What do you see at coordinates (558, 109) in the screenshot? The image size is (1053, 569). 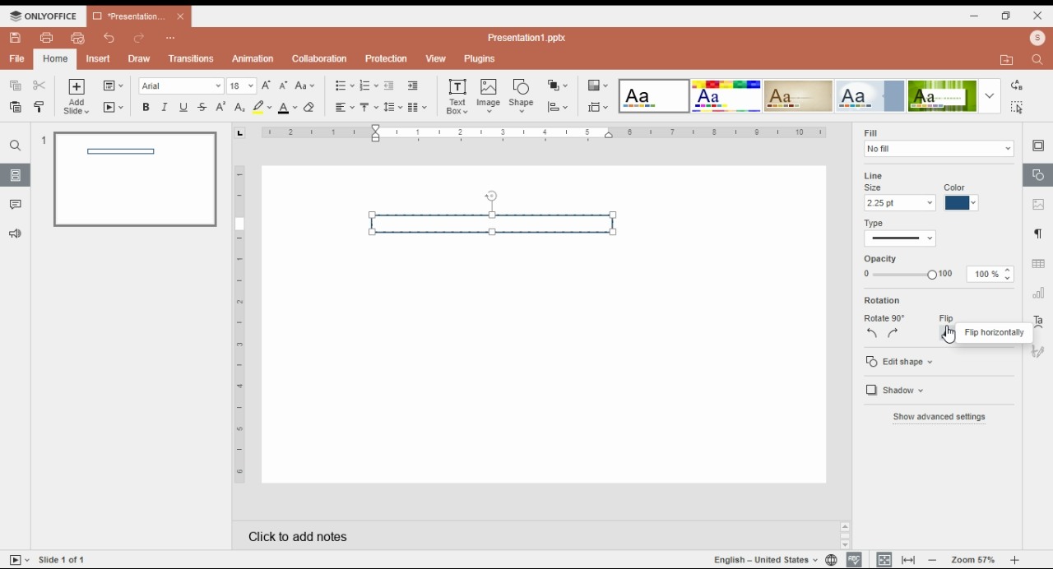 I see `align shapes` at bounding box center [558, 109].